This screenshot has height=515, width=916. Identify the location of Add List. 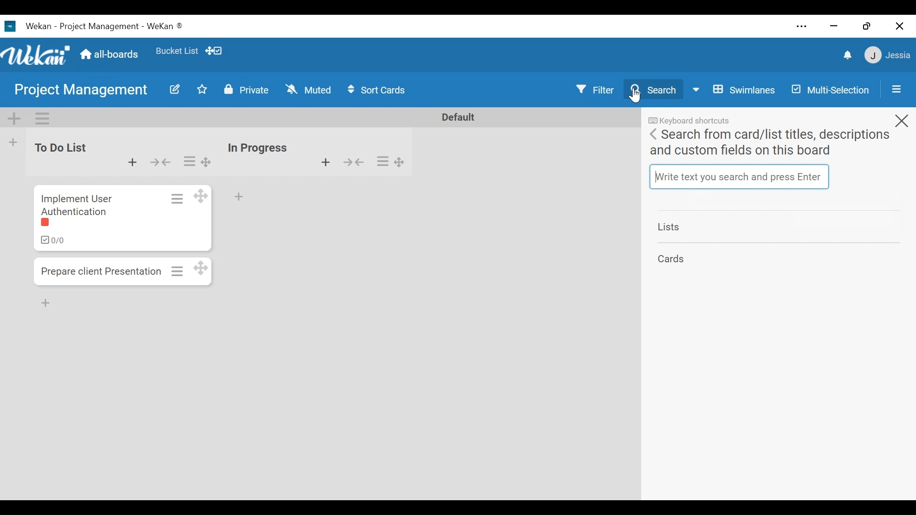
(15, 143).